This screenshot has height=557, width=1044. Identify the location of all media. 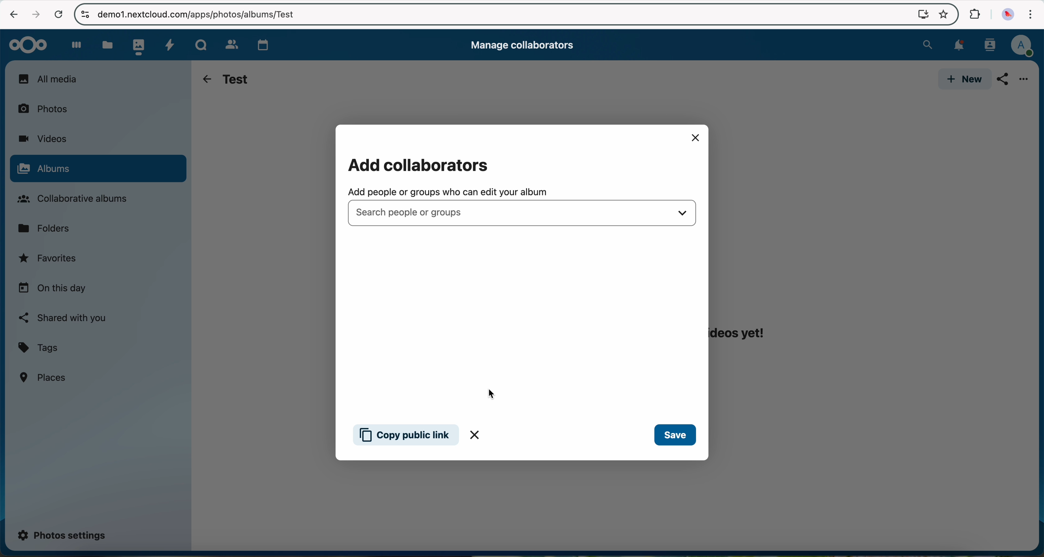
(97, 79).